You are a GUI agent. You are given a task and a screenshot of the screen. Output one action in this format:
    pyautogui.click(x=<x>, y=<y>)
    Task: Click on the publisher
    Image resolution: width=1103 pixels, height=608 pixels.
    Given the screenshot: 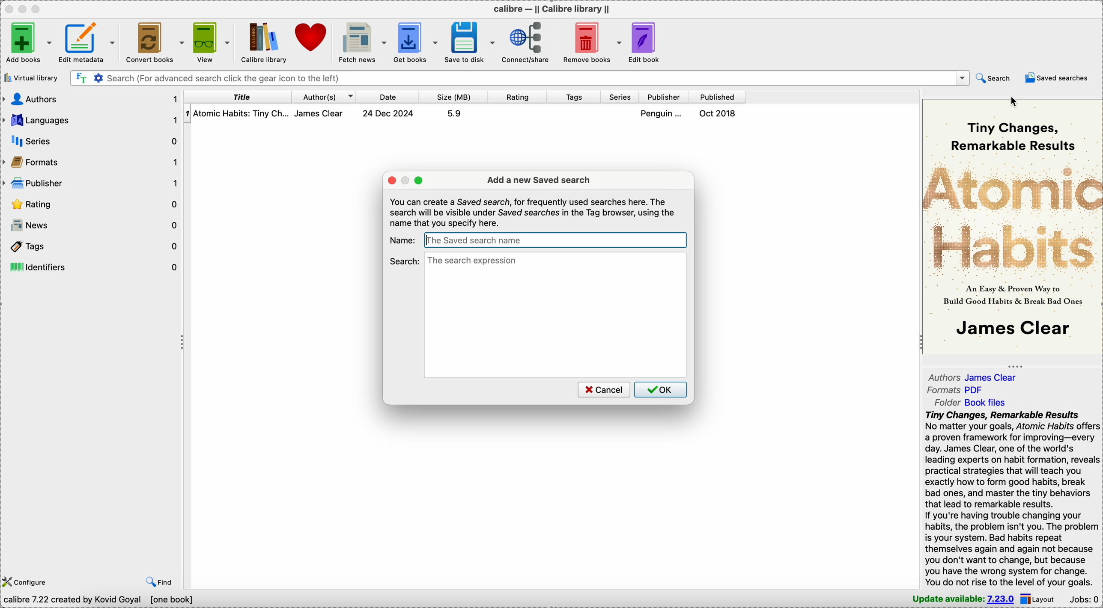 What is the action you would take?
    pyautogui.click(x=665, y=97)
    